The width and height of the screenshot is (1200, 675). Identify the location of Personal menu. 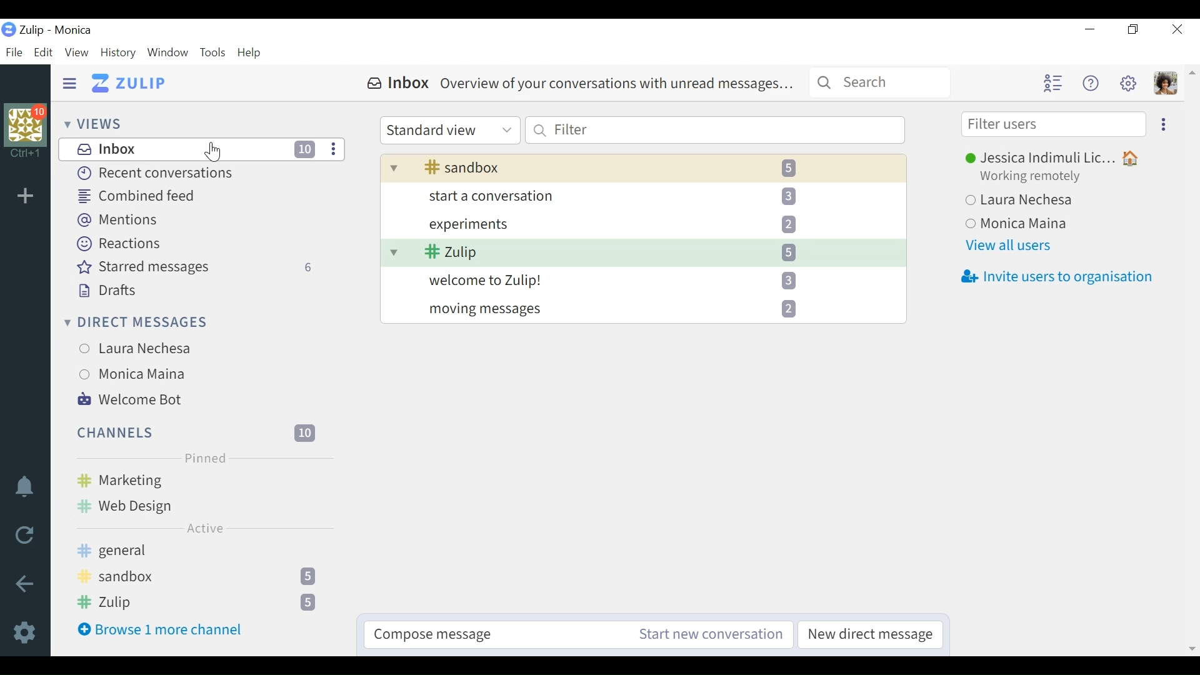
(1168, 83).